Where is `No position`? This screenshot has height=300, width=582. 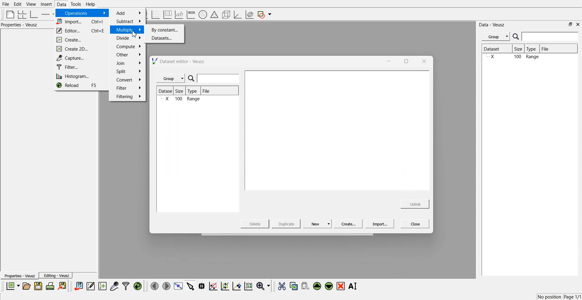 No position is located at coordinates (550, 296).